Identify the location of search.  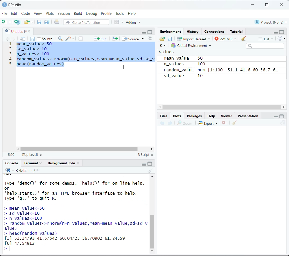
(265, 46).